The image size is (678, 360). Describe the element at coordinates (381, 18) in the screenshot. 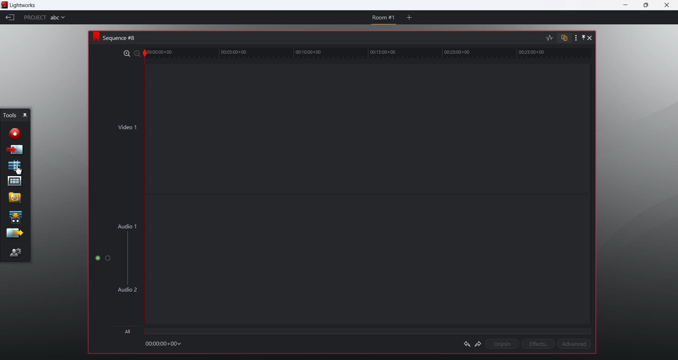

I see `room 1` at that location.